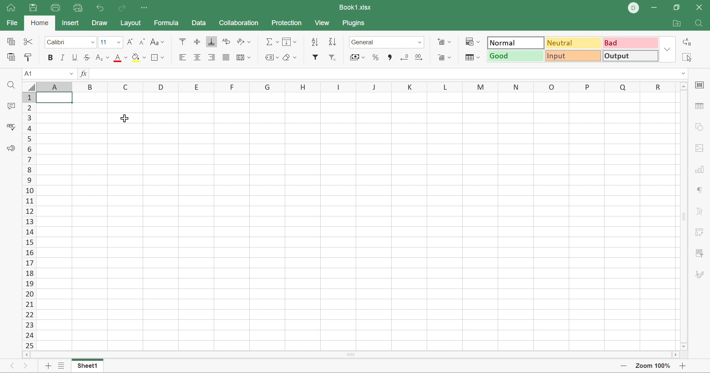 The width and height of the screenshot is (710, 373). I want to click on Input, so click(574, 56).